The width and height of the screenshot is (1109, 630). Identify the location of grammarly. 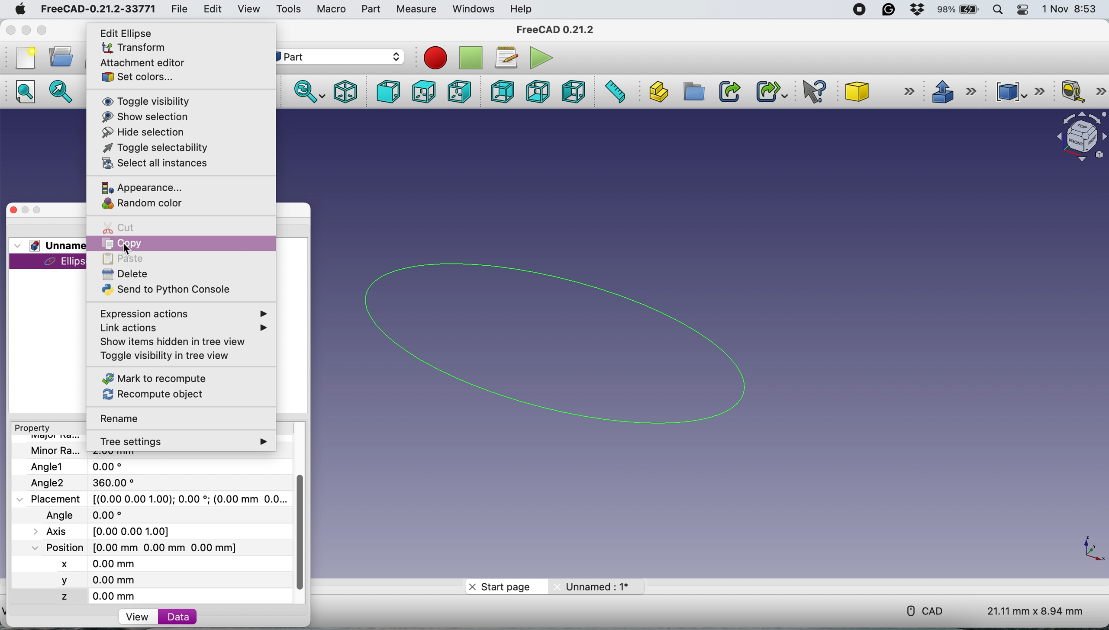
(890, 9).